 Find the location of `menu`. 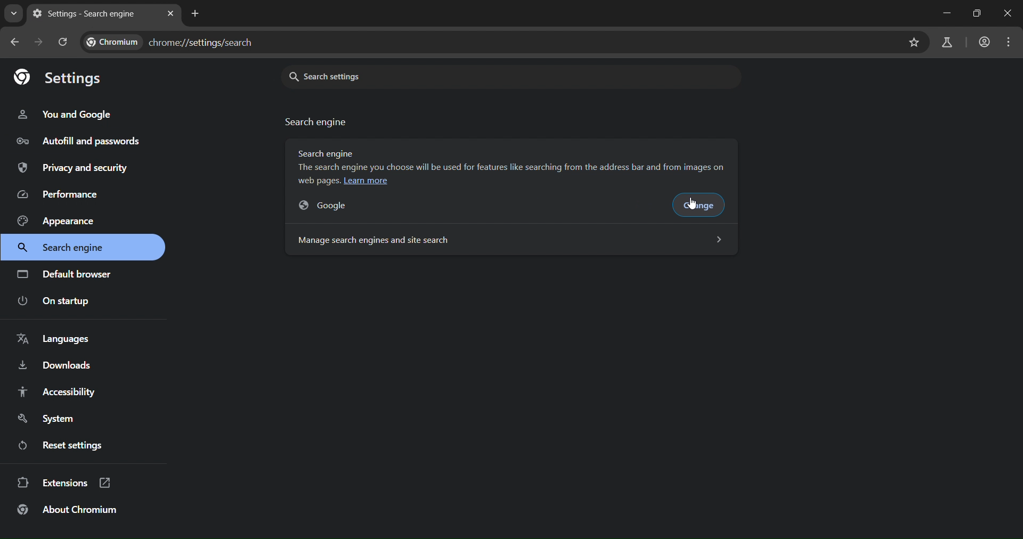

menu is located at coordinates (1009, 43).